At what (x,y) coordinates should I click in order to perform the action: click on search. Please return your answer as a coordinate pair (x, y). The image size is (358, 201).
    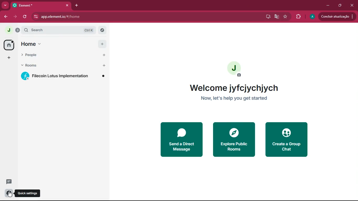
    Looking at the image, I should click on (60, 30).